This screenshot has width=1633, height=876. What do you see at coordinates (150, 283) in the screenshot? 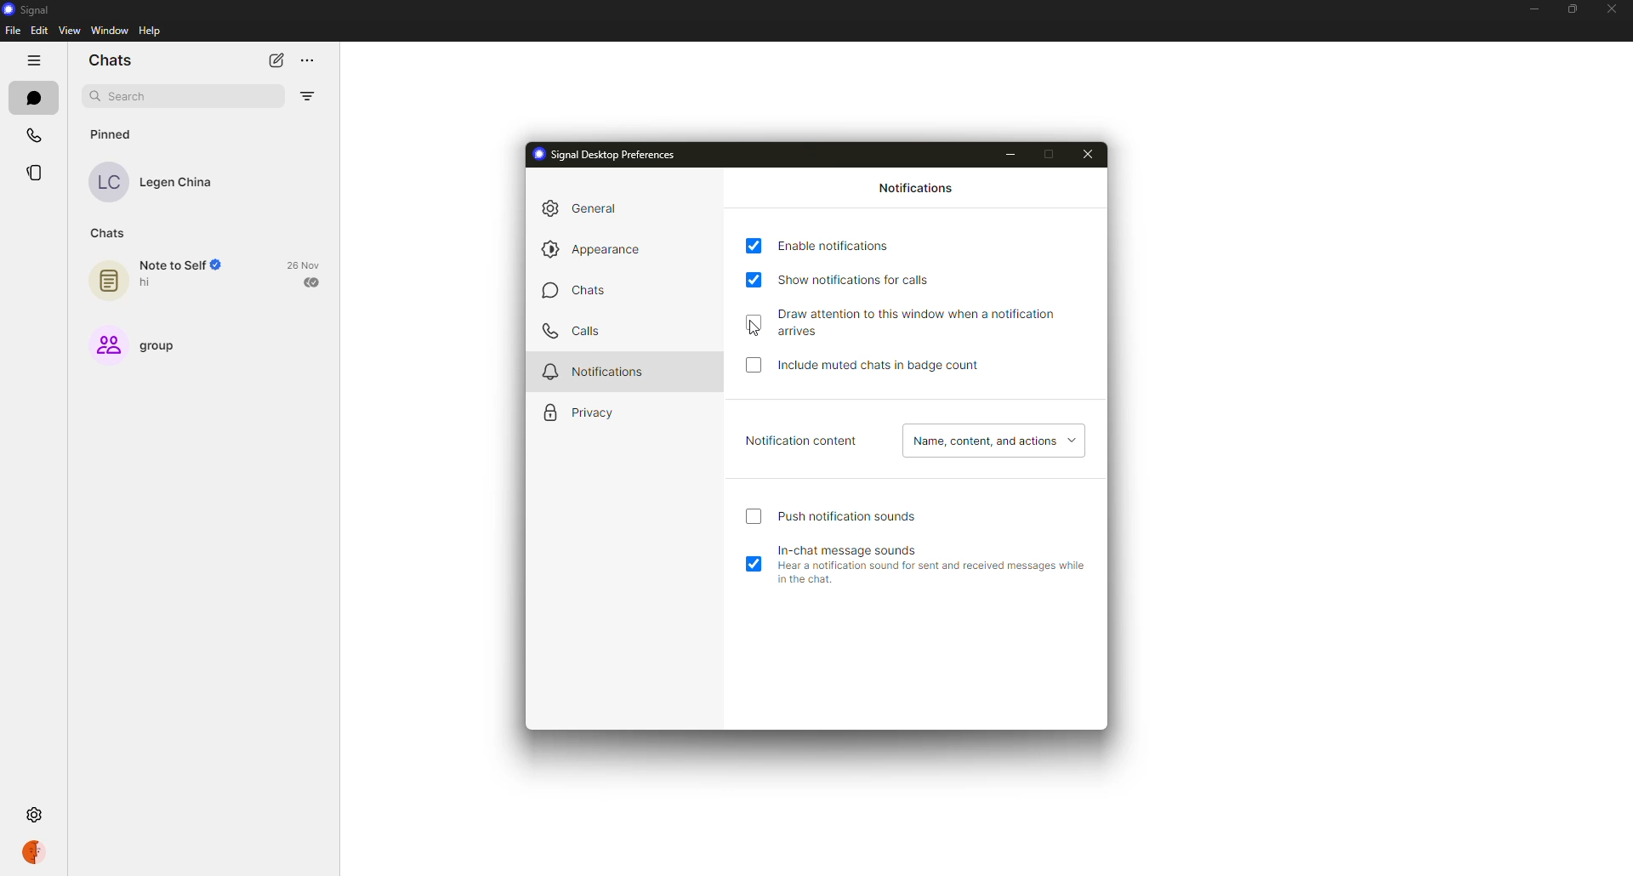
I see `hi` at bounding box center [150, 283].